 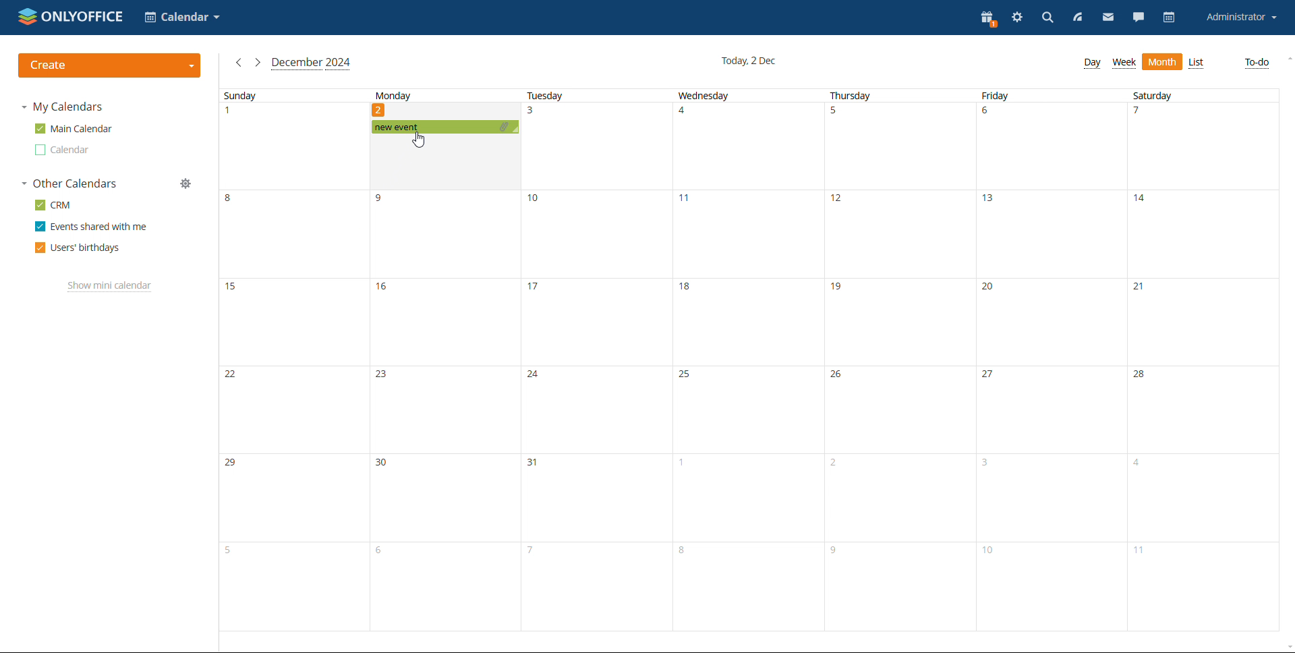 I want to click on 9, so click(x=385, y=199).